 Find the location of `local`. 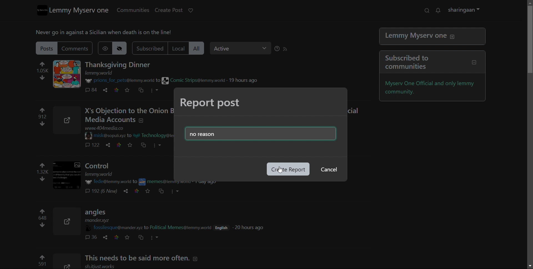

local is located at coordinates (181, 48).